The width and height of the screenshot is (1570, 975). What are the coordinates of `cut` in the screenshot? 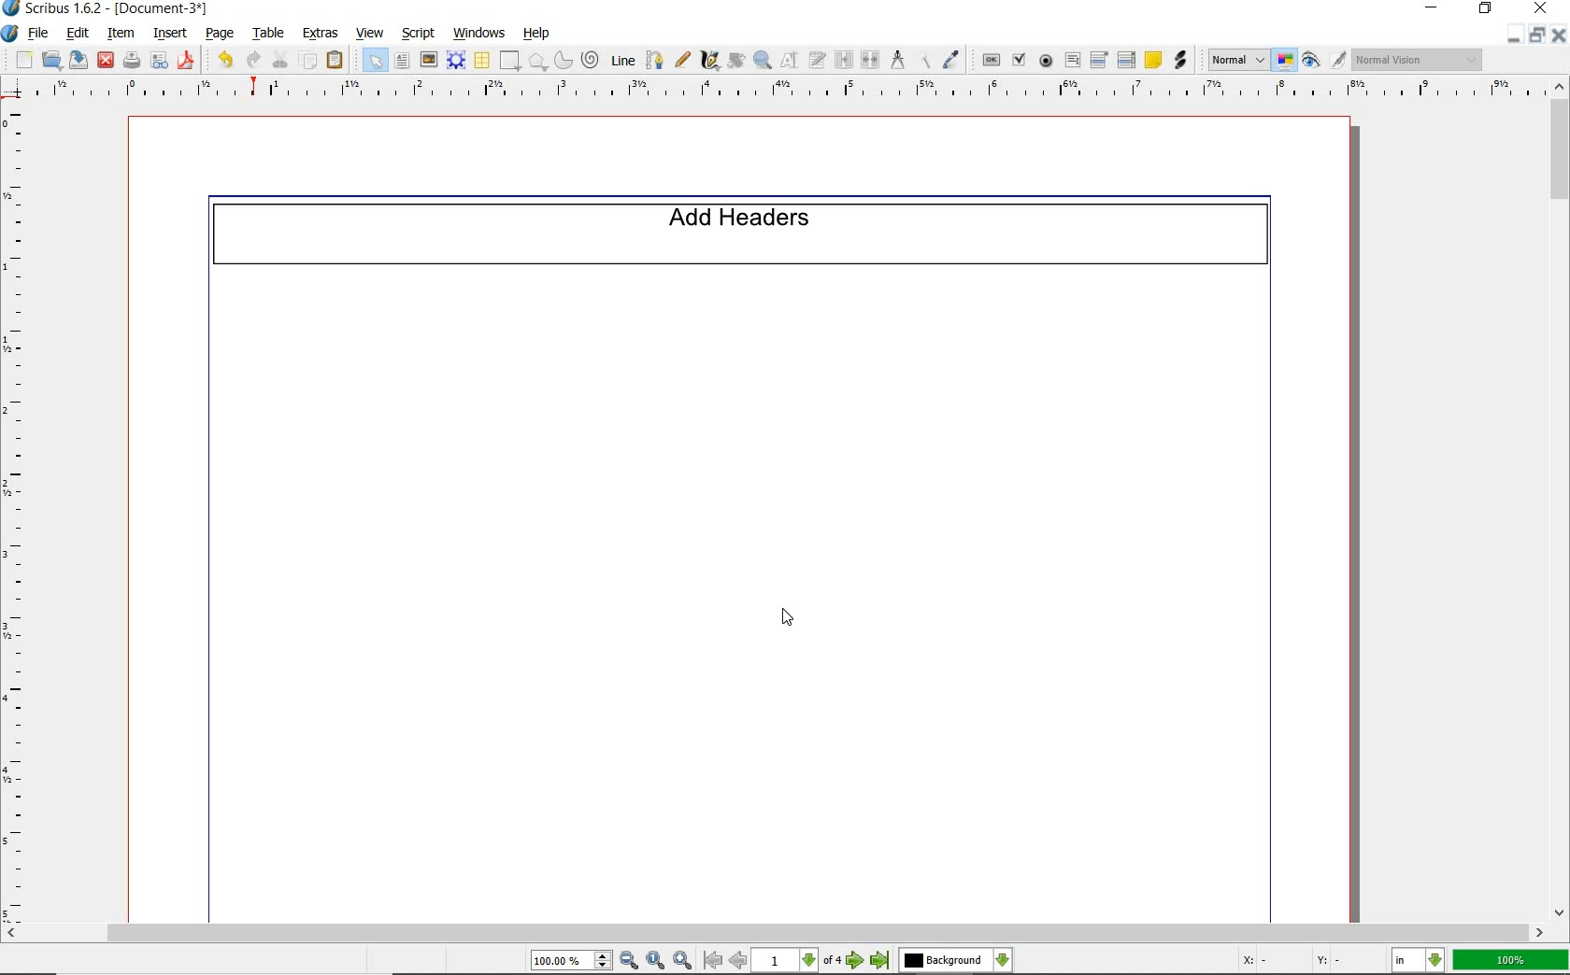 It's located at (280, 60).